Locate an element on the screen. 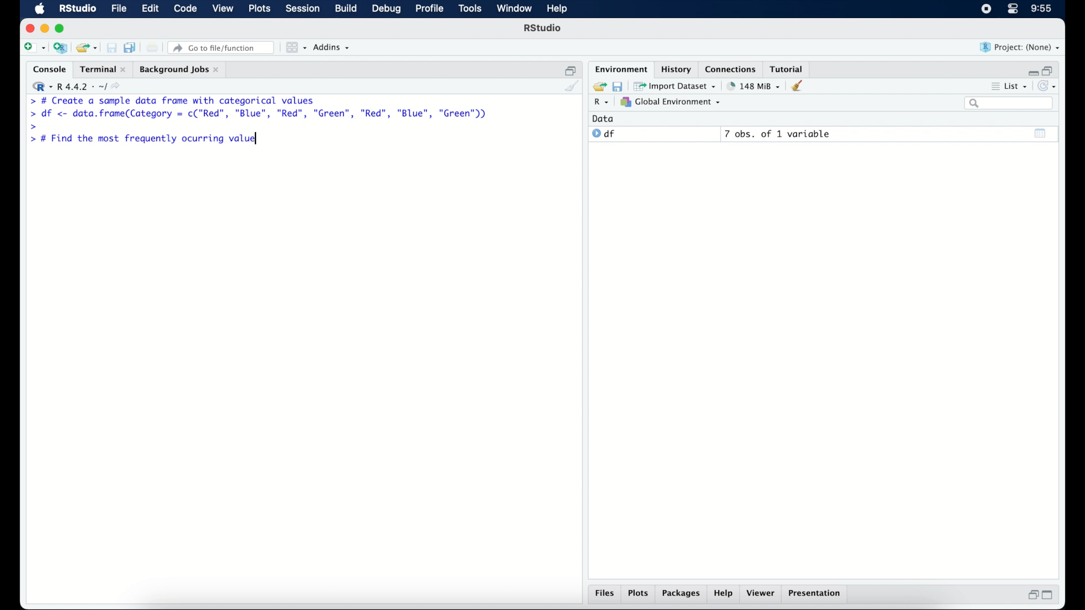 The image size is (1085, 610). addins is located at coordinates (333, 48).